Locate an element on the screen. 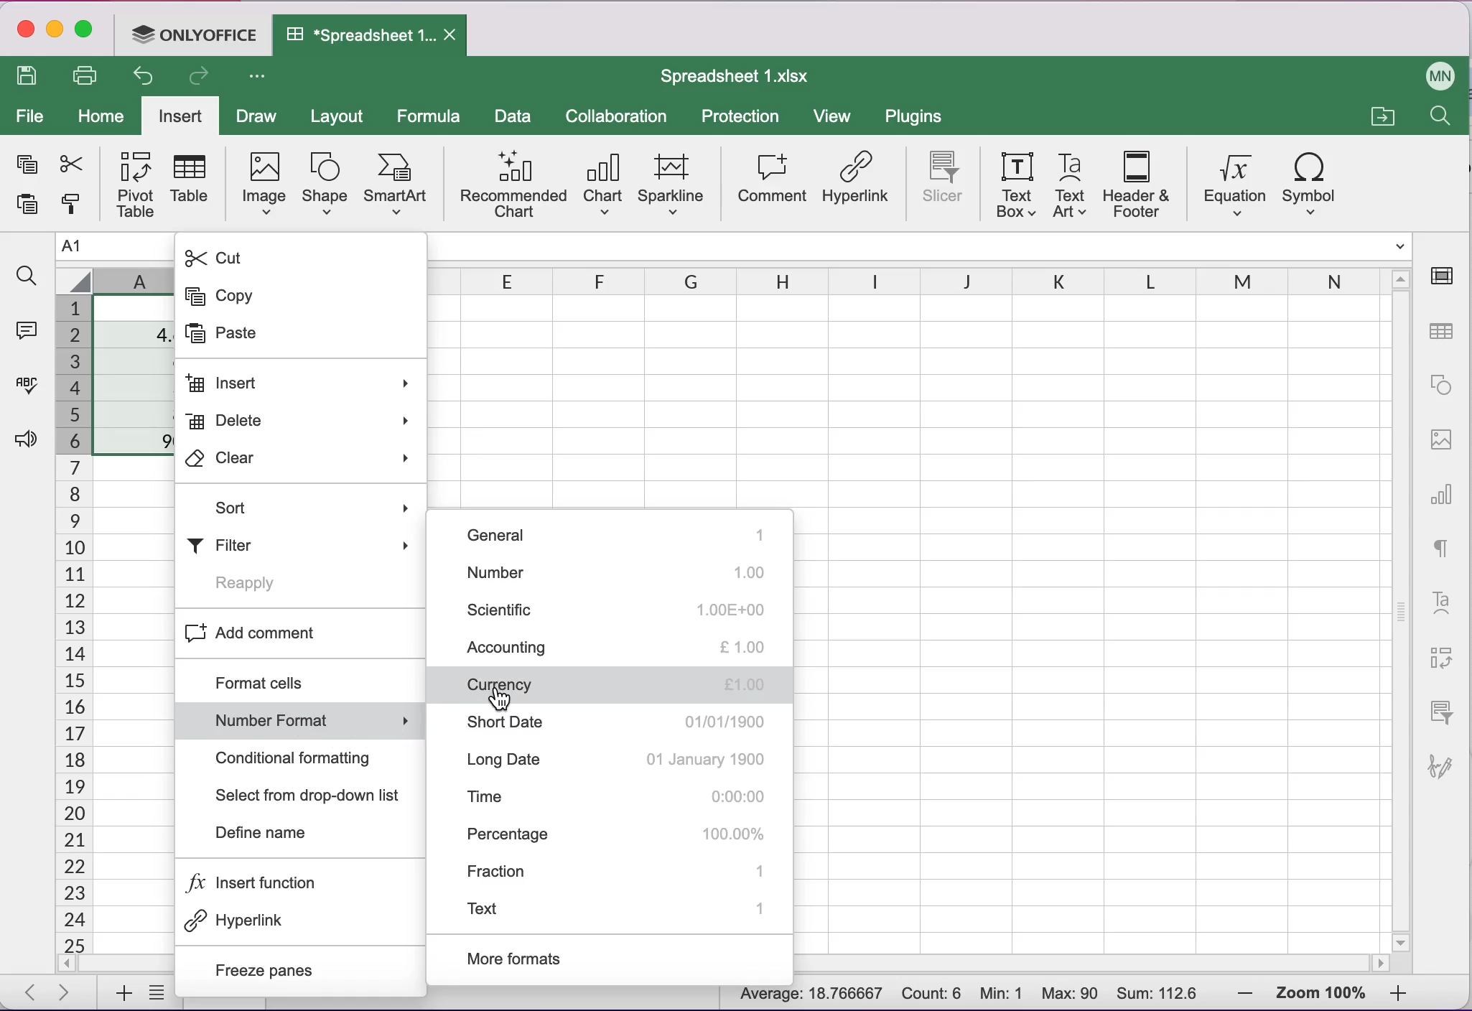 This screenshot has height=1011, width=1472. Define name is located at coordinates (303, 830).